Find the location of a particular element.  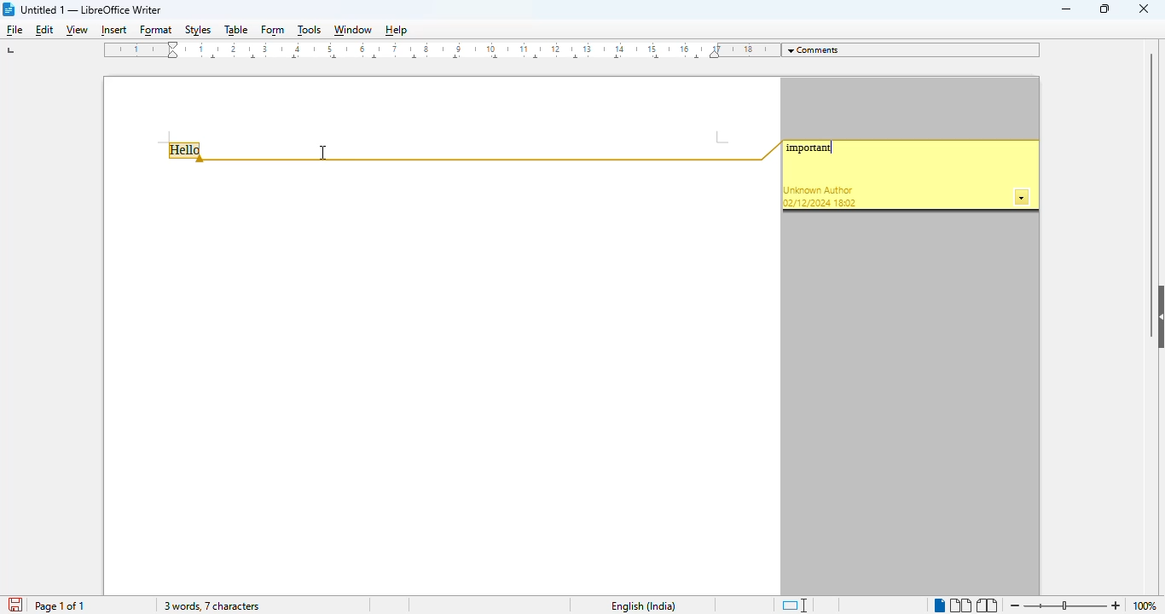

edit is located at coordinates (45, 30).